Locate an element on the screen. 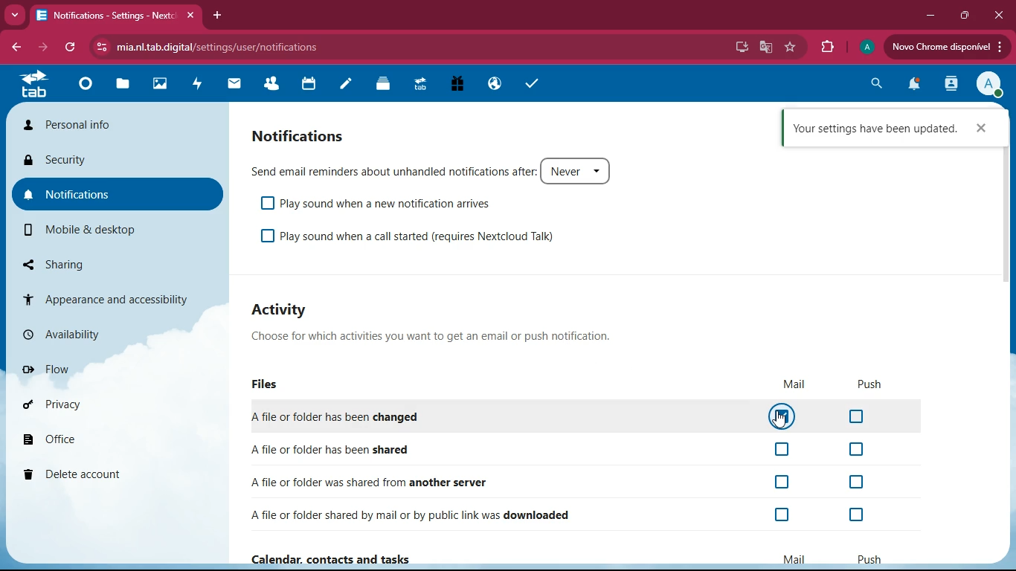 The image size is (1016, 571). google translate is located at coordinates (768, 47).